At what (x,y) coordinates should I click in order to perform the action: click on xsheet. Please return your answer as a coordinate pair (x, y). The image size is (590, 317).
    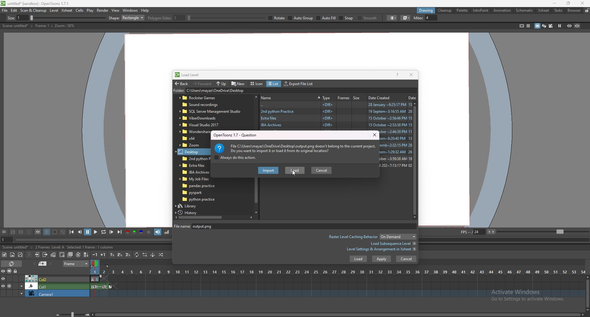
    Looking at the image, I should click on (67, 10).